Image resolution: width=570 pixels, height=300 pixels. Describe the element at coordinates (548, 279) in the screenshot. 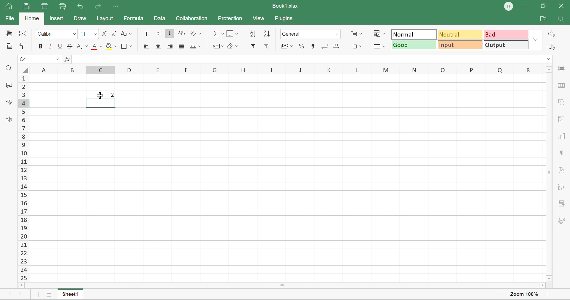

I see `Scroll Down` at that location.